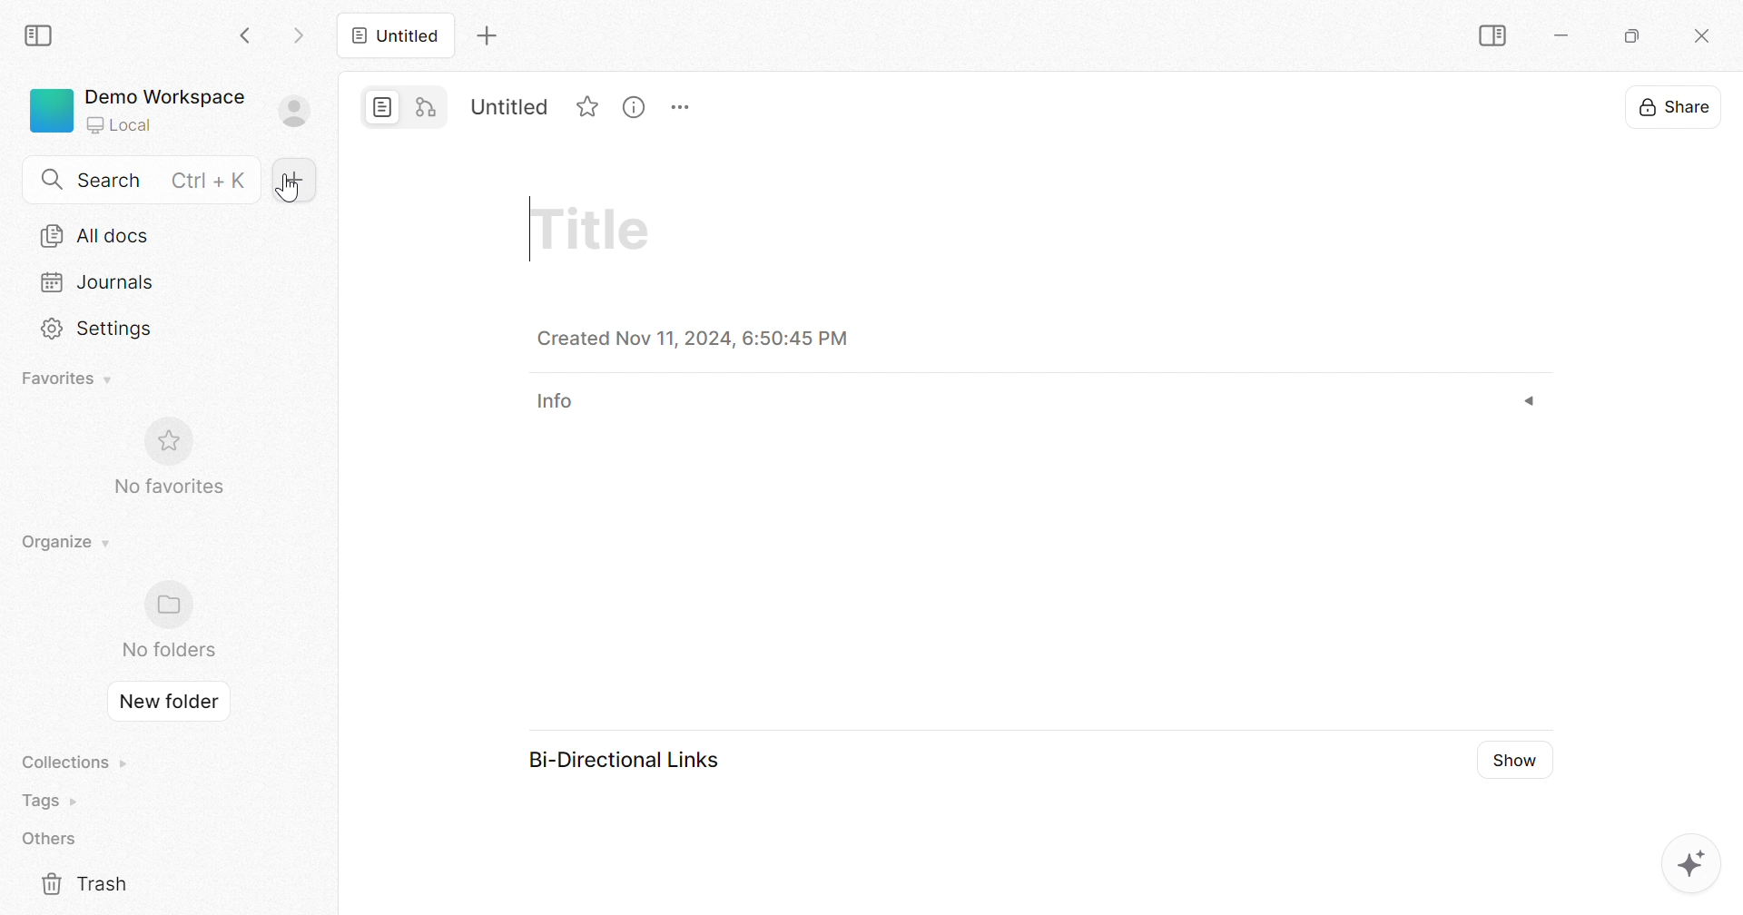  Describe the element at coordinates (84, 883) in the screenshot. I see `Trash` at that location.